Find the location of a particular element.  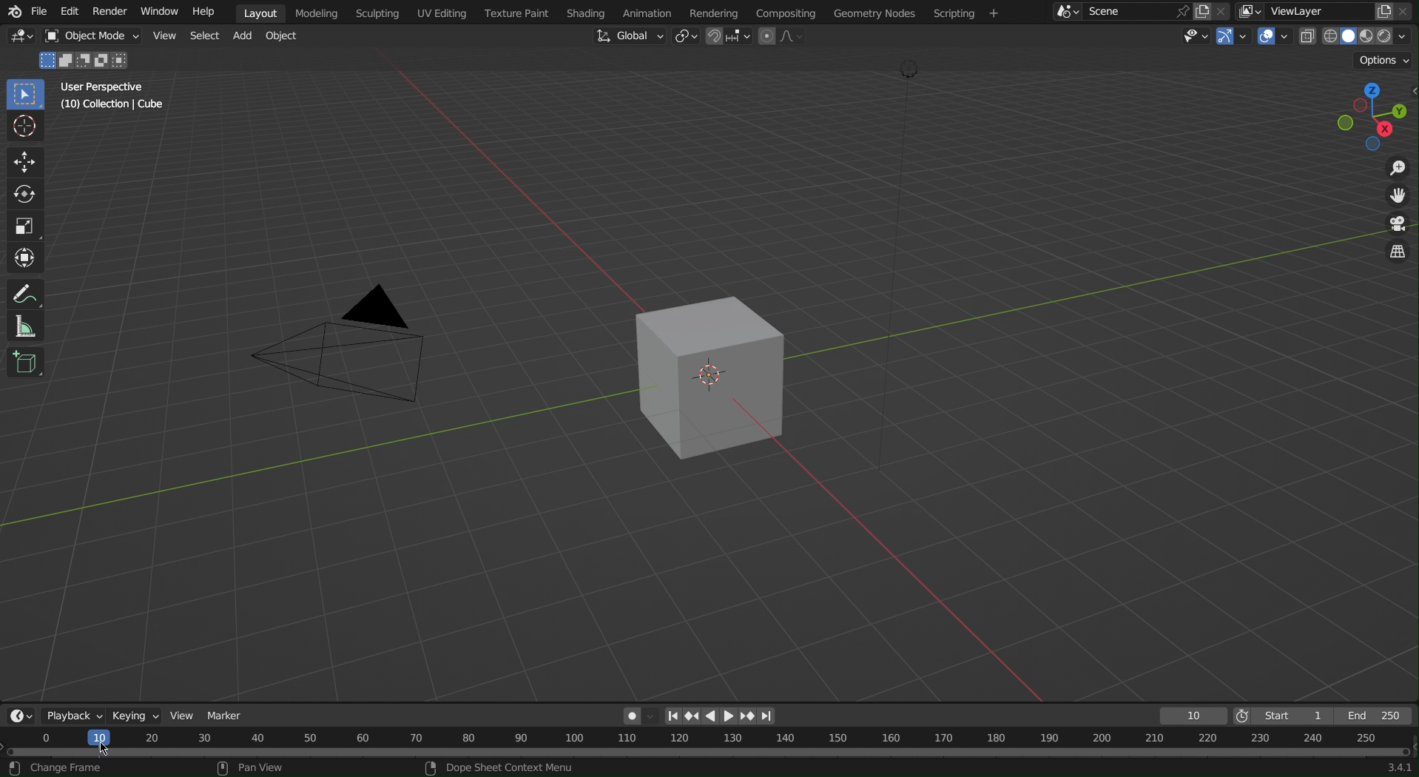

File is located at coordinates (44, 12).